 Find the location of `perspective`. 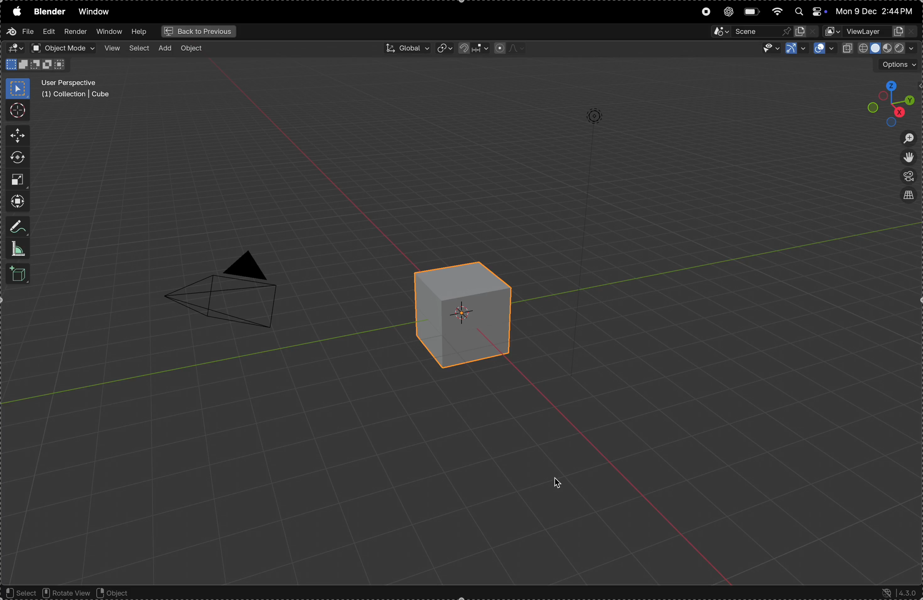

perspective is located at coordinates (910, 177).